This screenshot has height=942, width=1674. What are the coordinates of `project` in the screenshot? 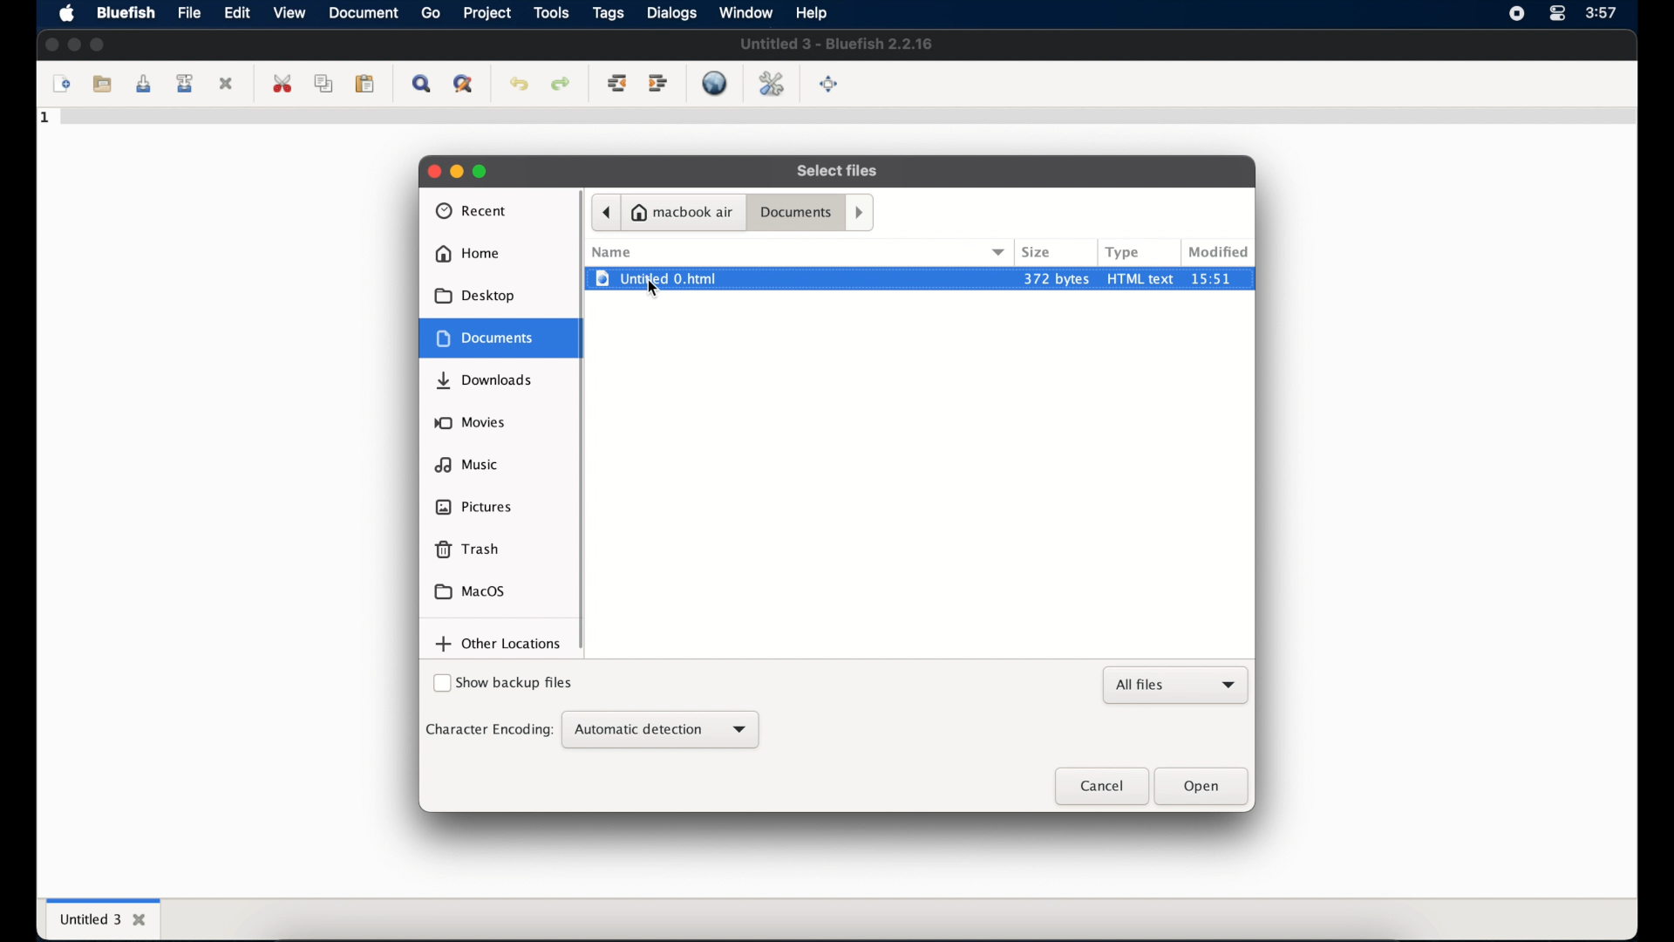 It's located at (487, 13).